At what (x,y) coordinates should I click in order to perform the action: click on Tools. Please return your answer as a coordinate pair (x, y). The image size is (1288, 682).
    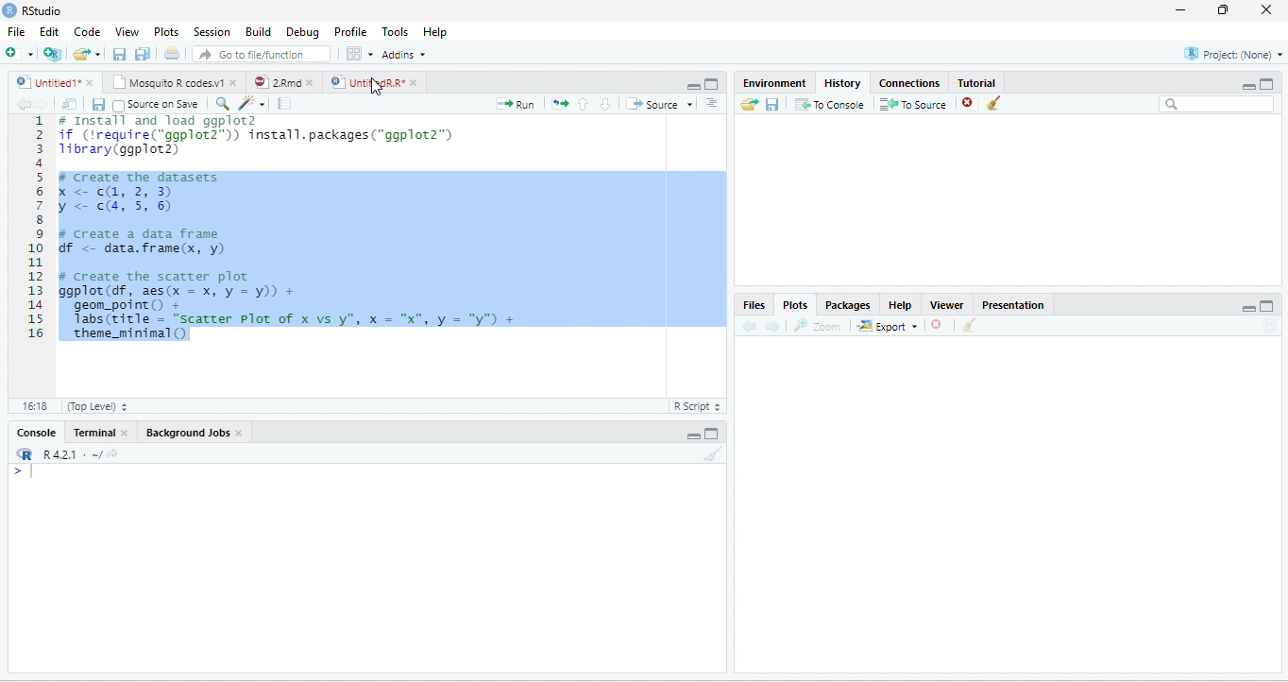
    Looking at the image, I should click on (396, 31).